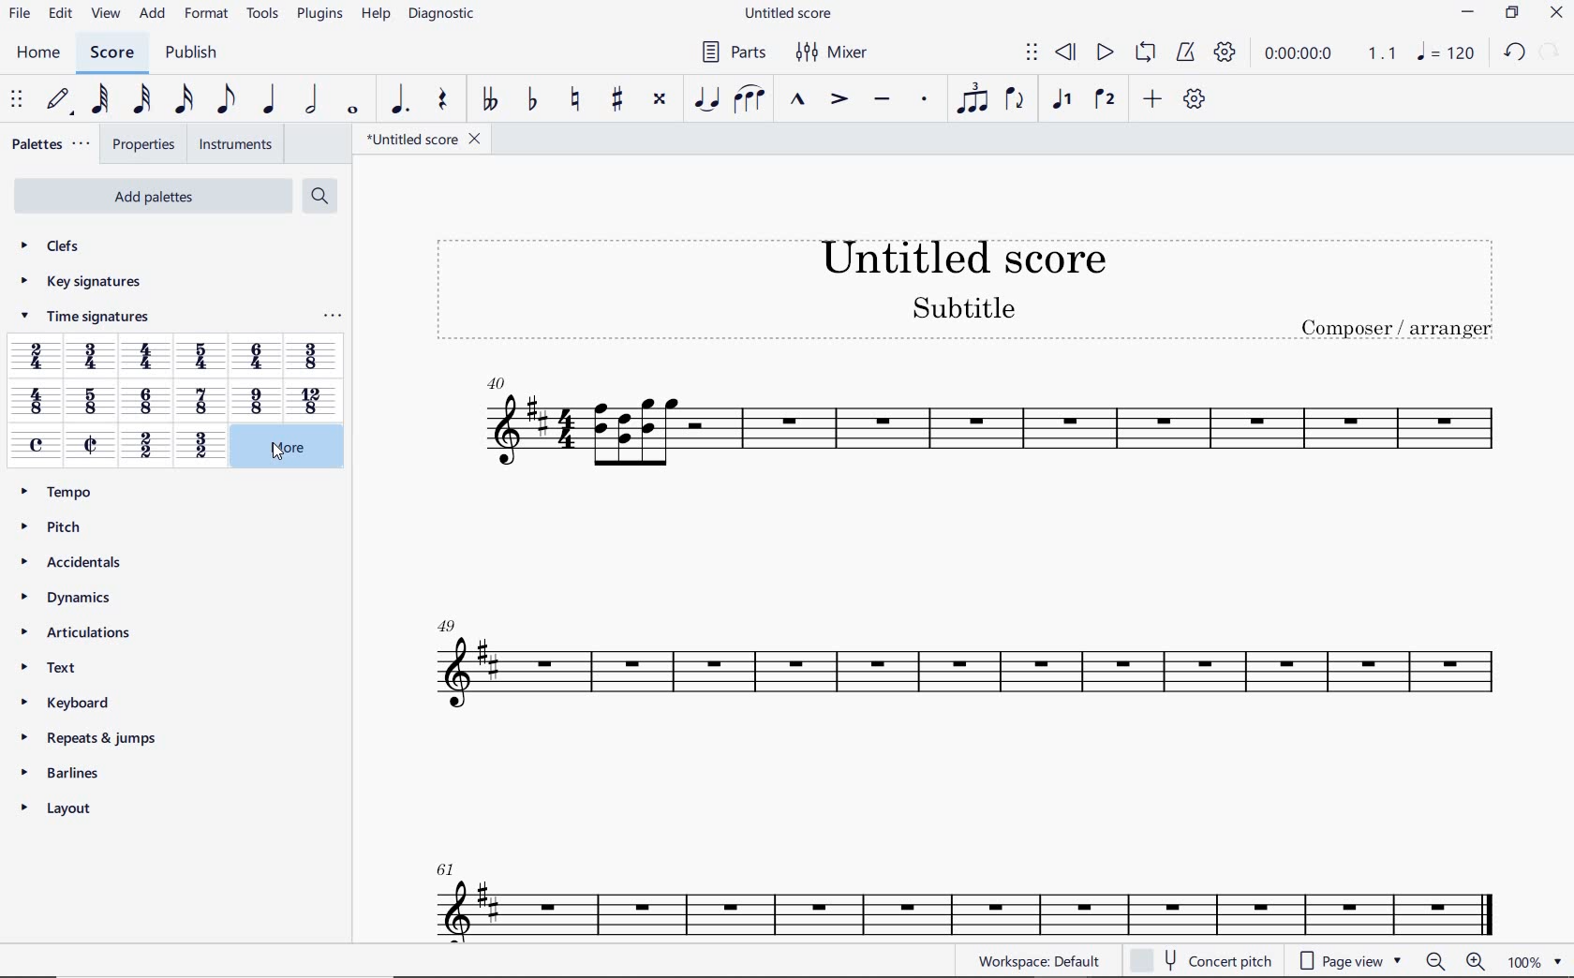  What do you see at coordinates (834, 53) in the screenshot?
I see `MIXER` at bounding box center [834, 53].